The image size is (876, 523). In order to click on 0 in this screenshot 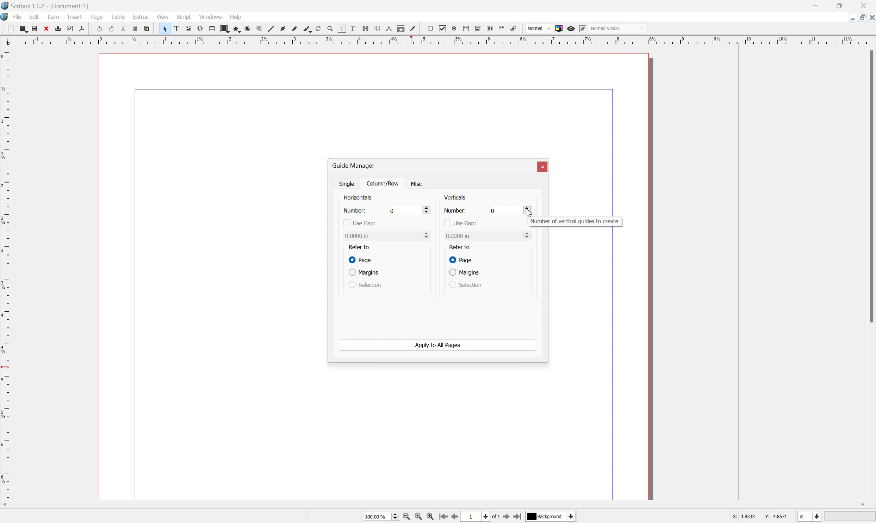, I will do `click(507, 211)`.